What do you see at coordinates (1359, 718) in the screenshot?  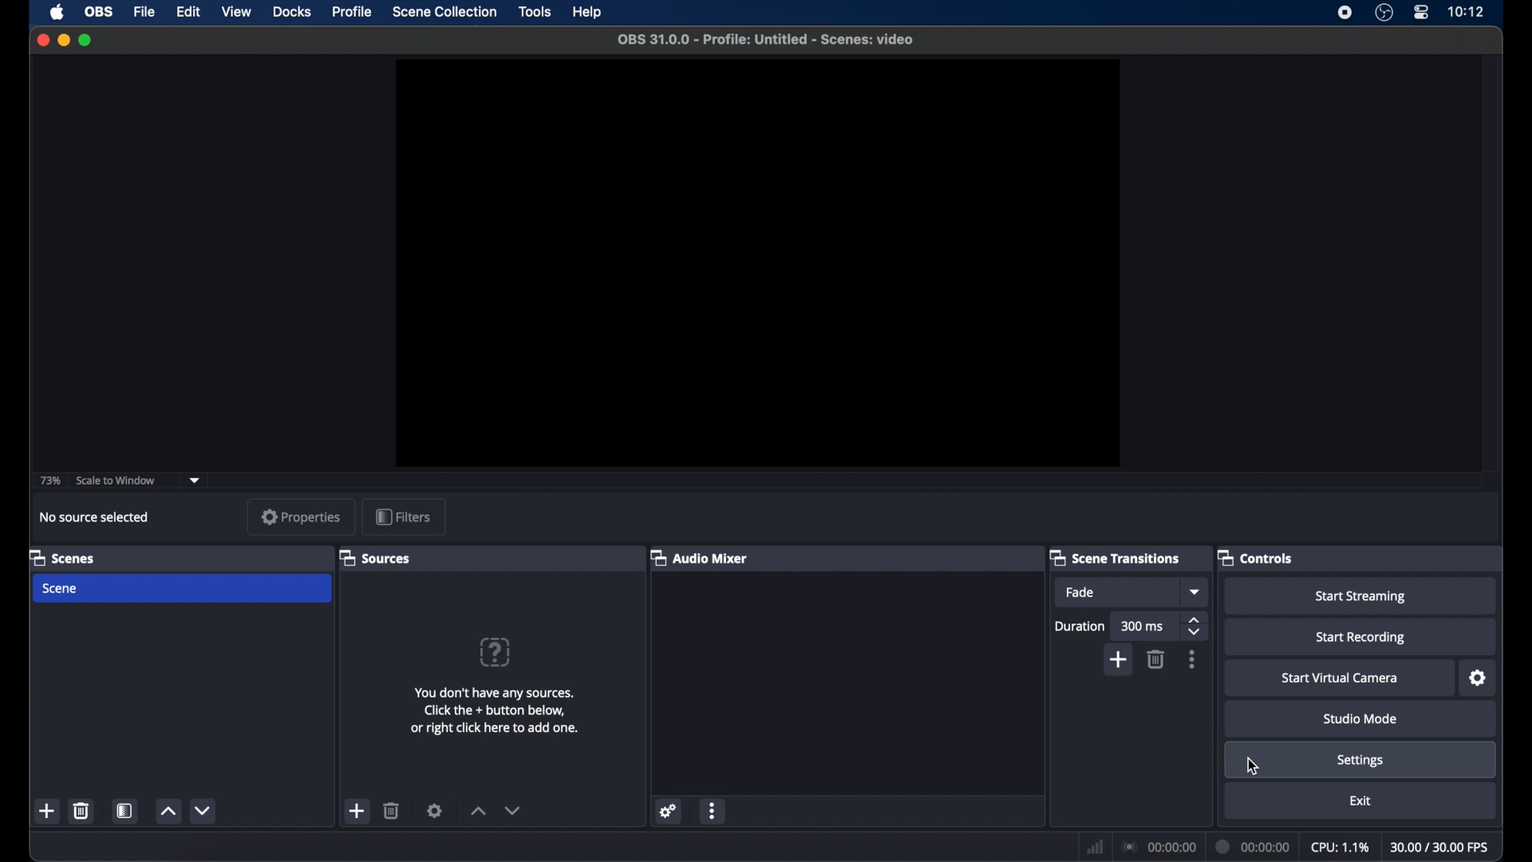 I see `studio mode` at bounding box center [1359, 718].